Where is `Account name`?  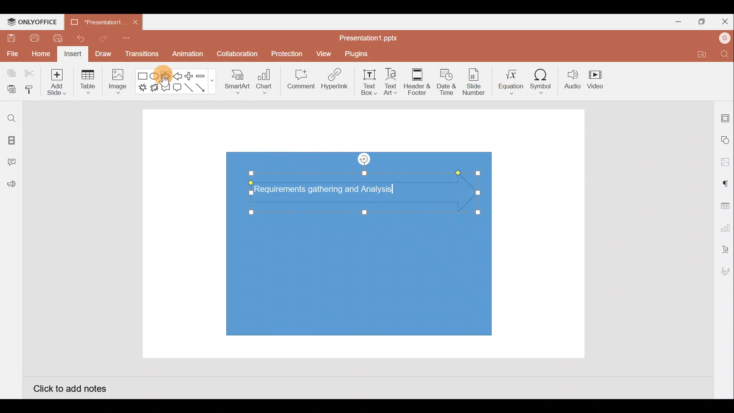 Account name is located at coordinates (725, 38).